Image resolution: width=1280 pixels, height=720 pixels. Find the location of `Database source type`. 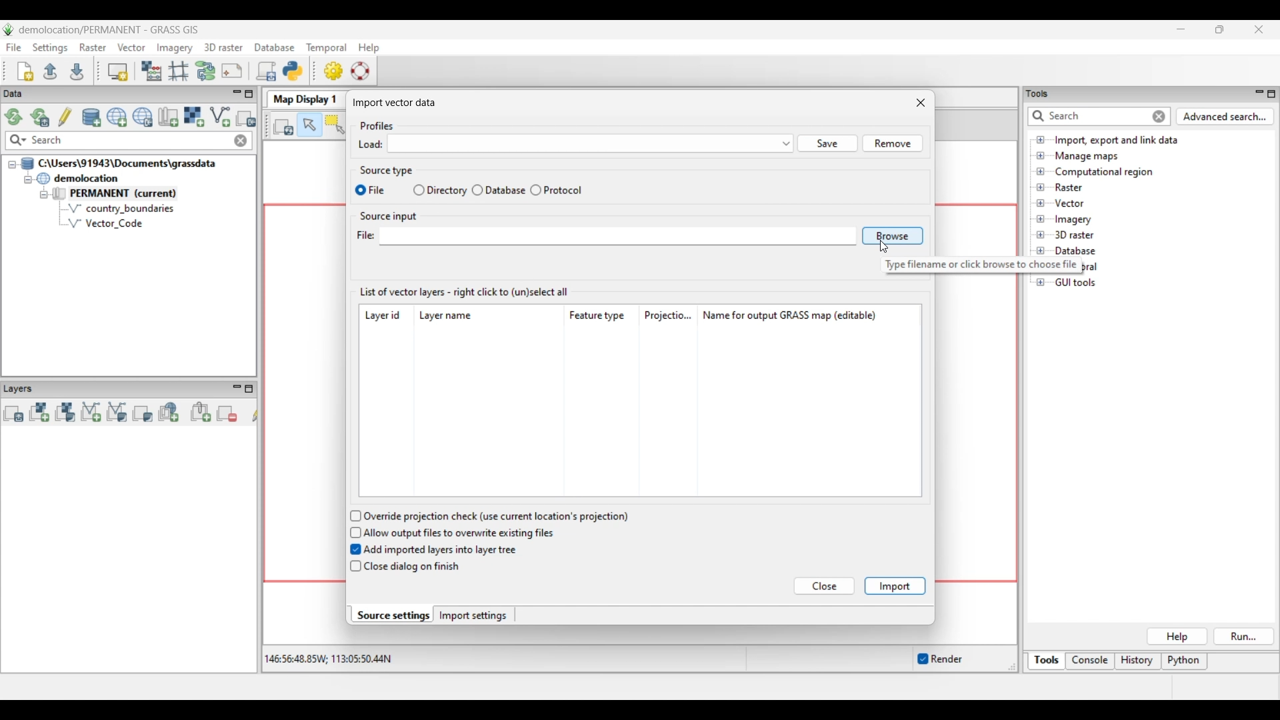

Database source type is located at coordinates (505, 189).